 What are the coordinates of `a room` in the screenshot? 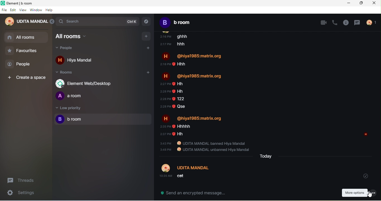 It's located at (72, 96).